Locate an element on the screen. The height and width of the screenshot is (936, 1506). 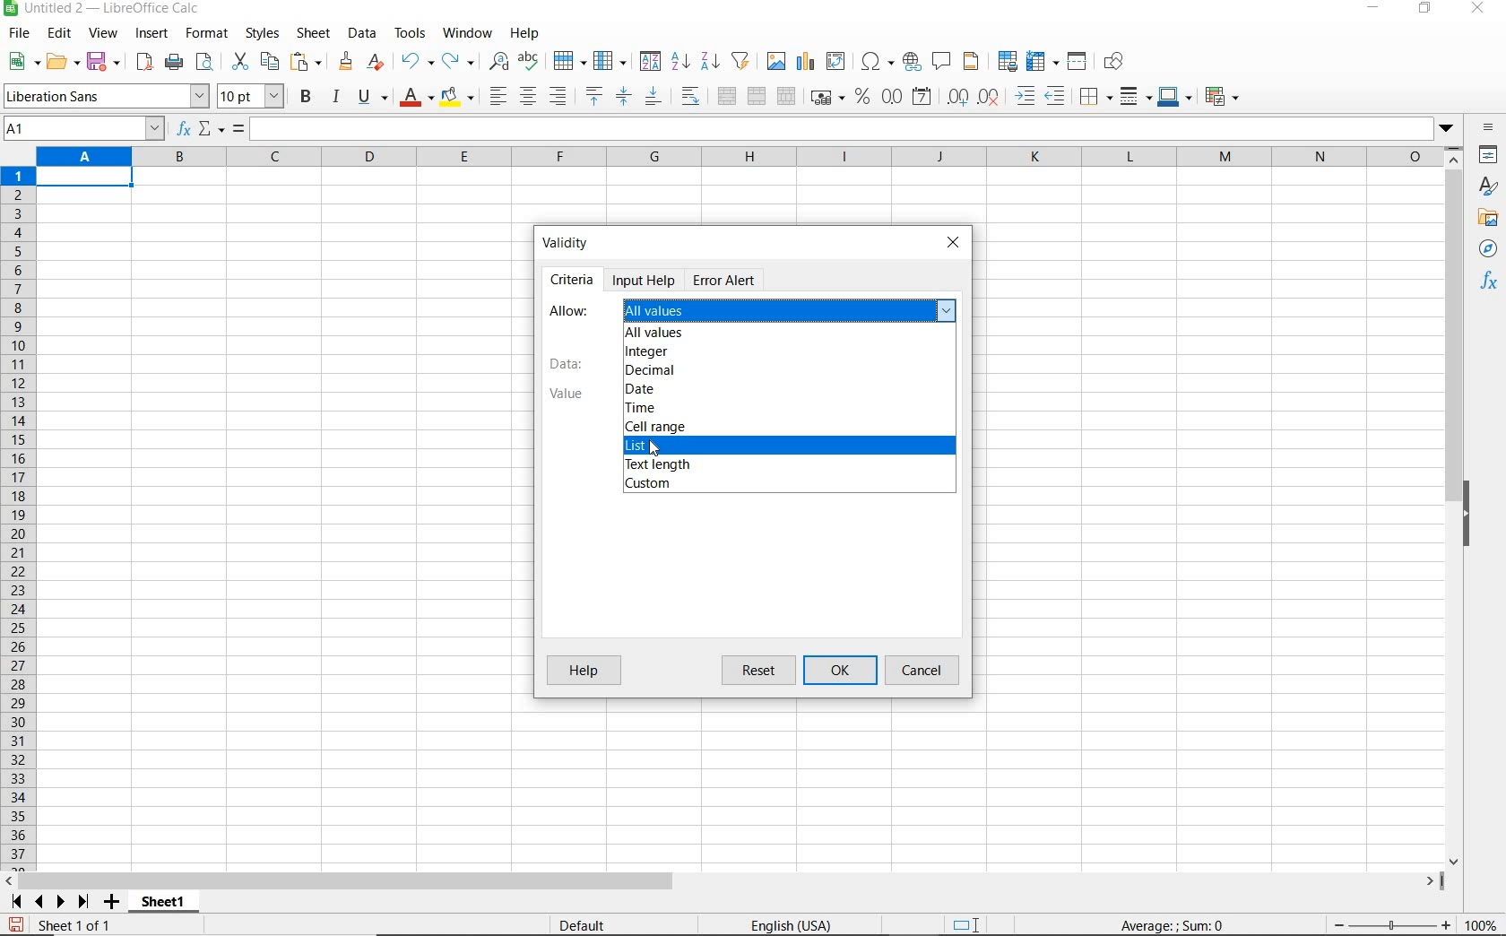
align top is located at coordinates (593, 97).